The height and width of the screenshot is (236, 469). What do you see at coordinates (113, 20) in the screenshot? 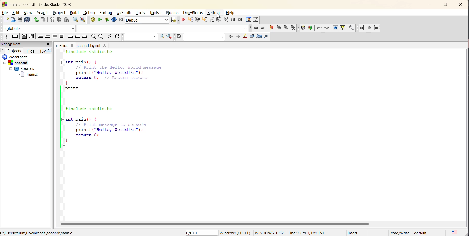
I see `rebuild` at bounding box center [113, 20].